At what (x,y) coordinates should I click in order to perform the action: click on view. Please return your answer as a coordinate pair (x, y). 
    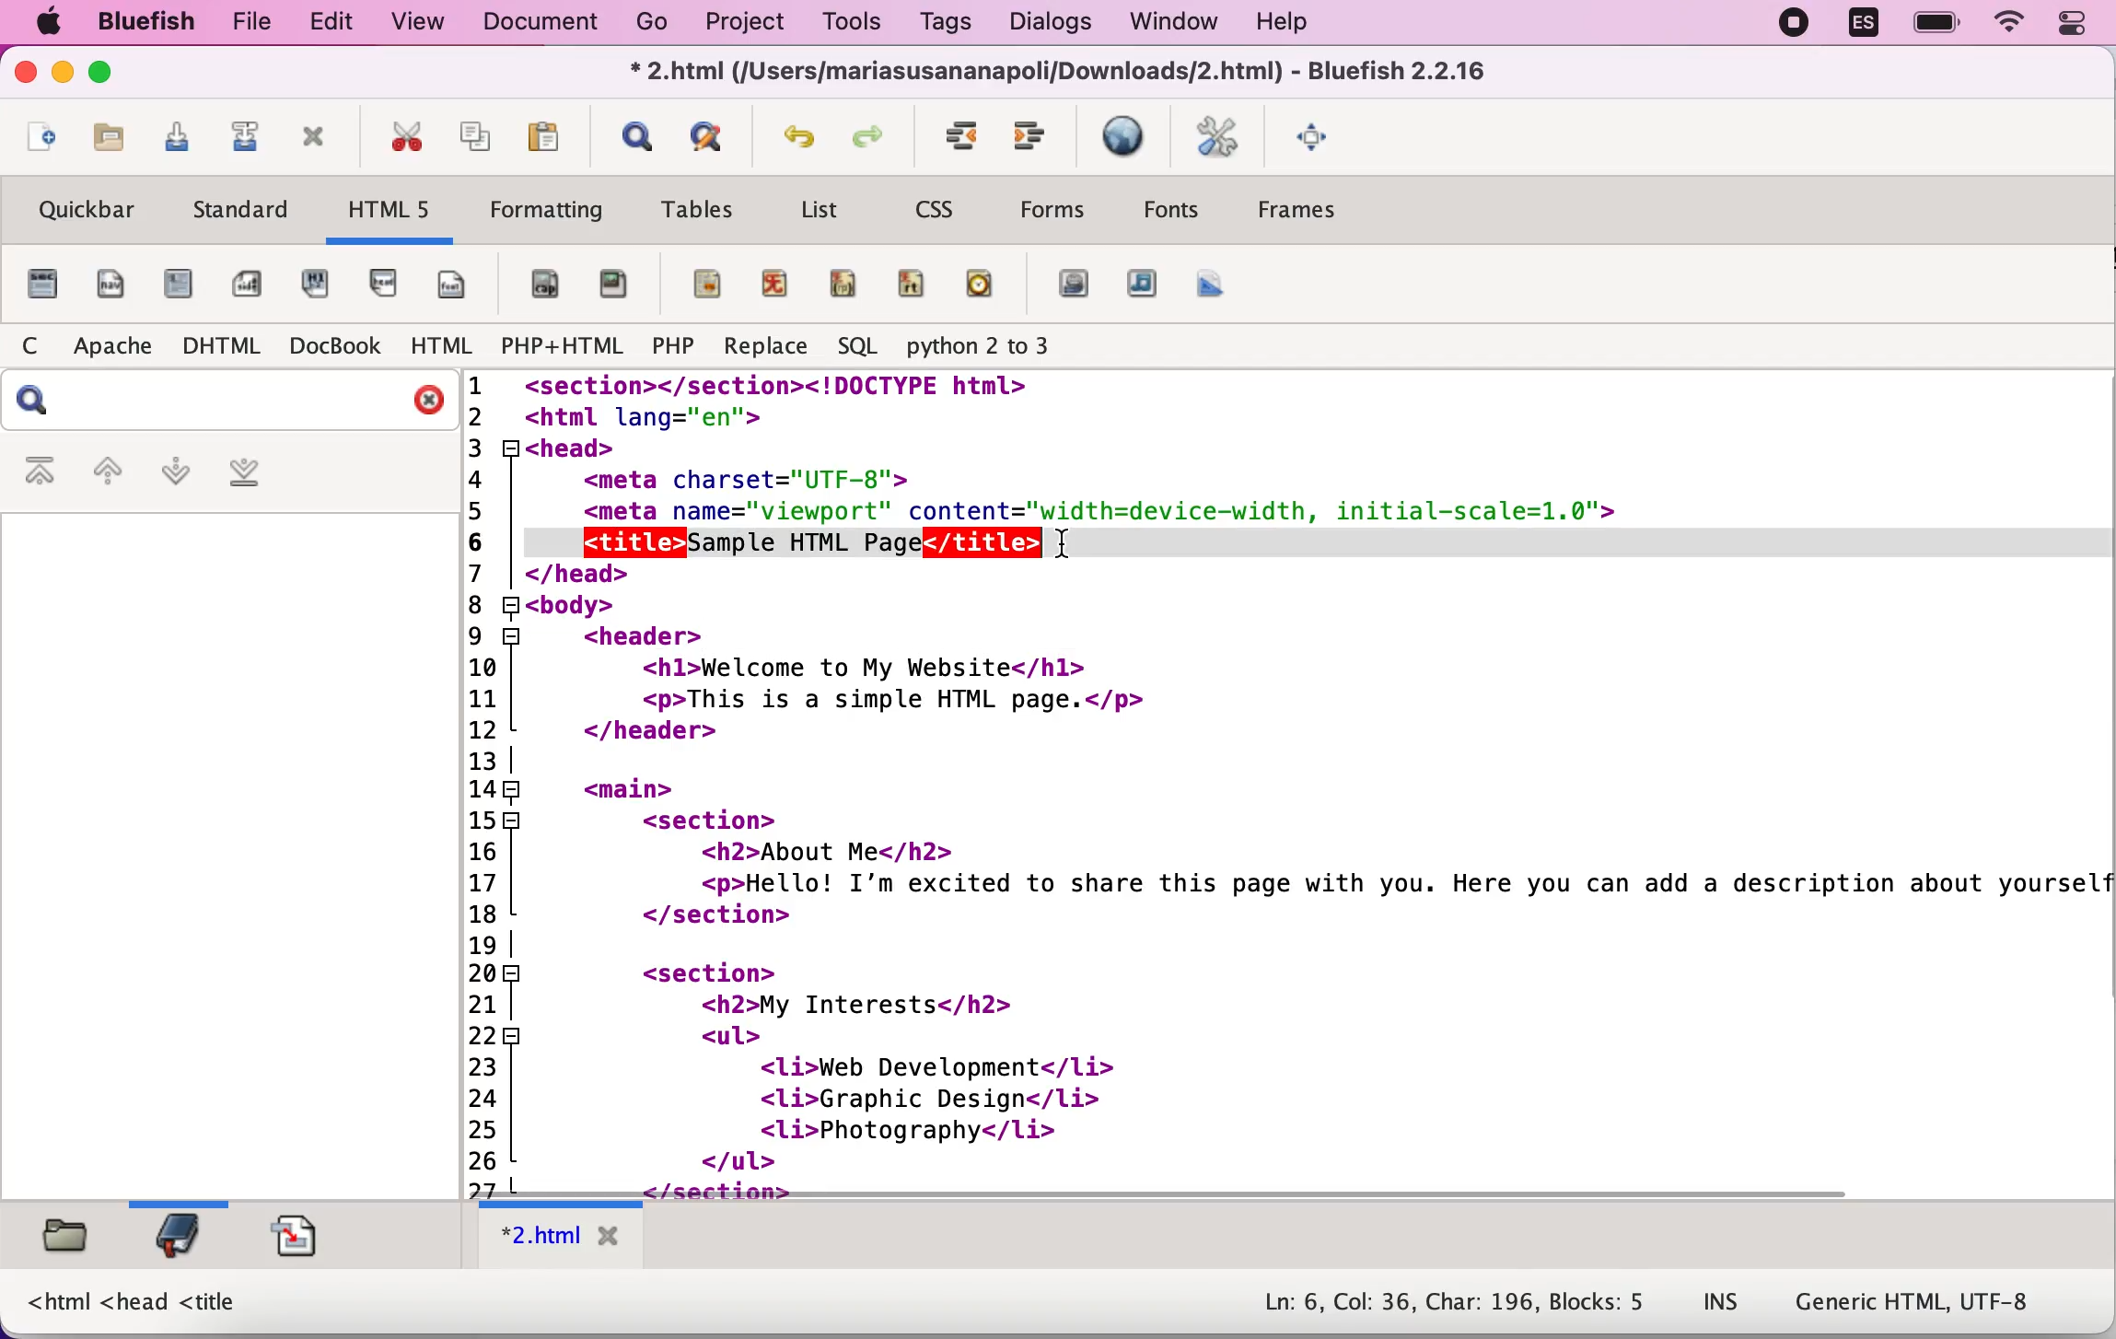
    Looking at the image, I should click on (424, 23).